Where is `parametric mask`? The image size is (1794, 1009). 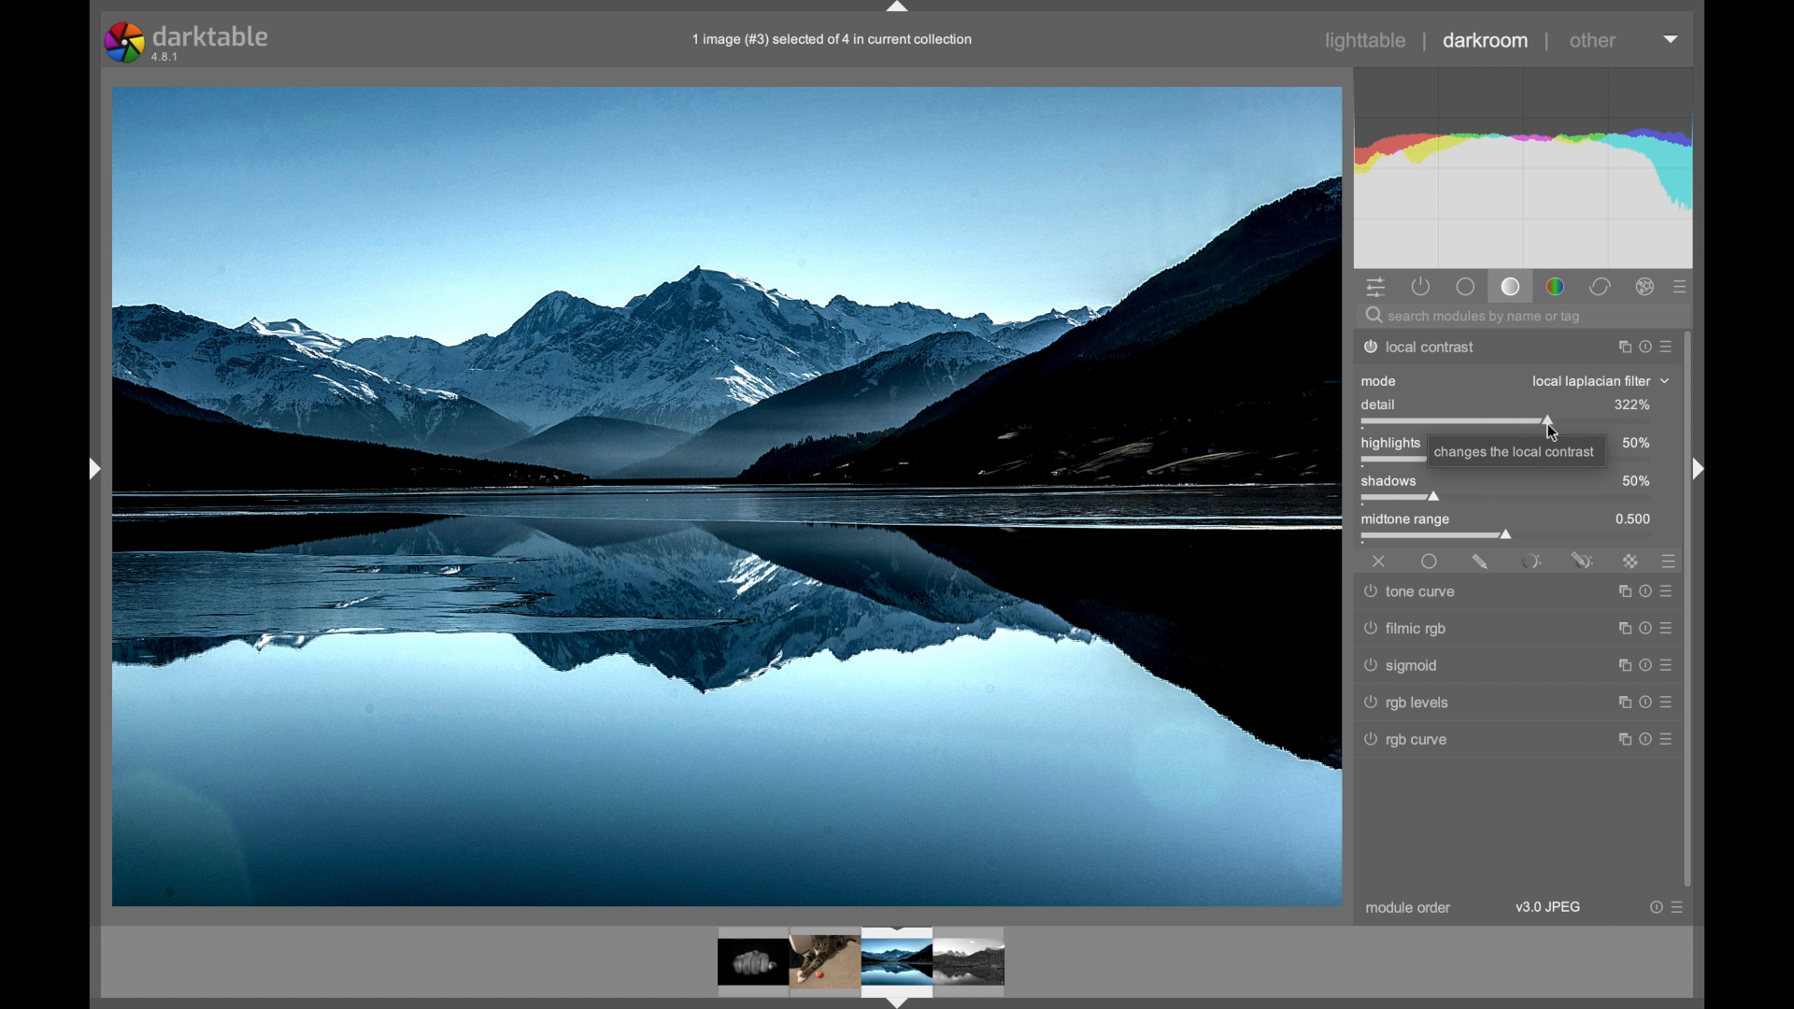 parametric mask is located at coordinates (1530, 561).